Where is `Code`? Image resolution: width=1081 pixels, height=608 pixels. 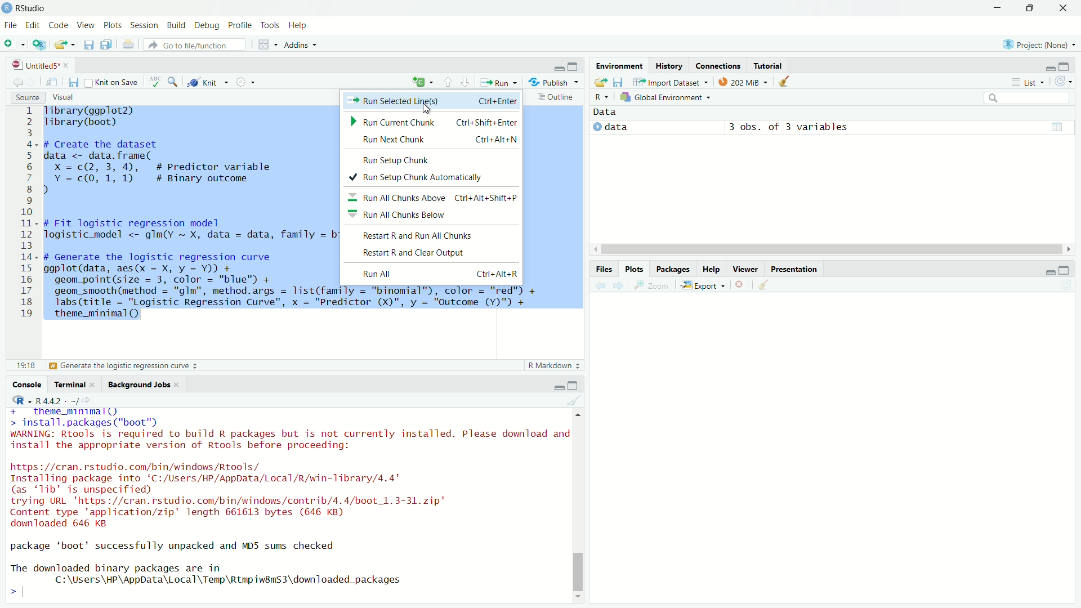
Code is located at coordinates (57, 25).